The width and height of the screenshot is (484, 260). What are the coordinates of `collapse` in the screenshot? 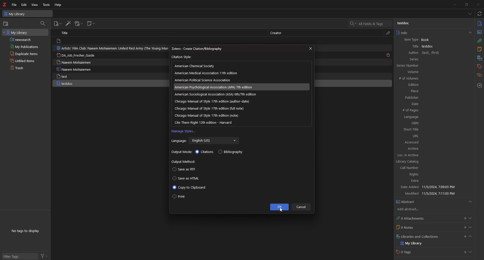 It's located at (470, 237).